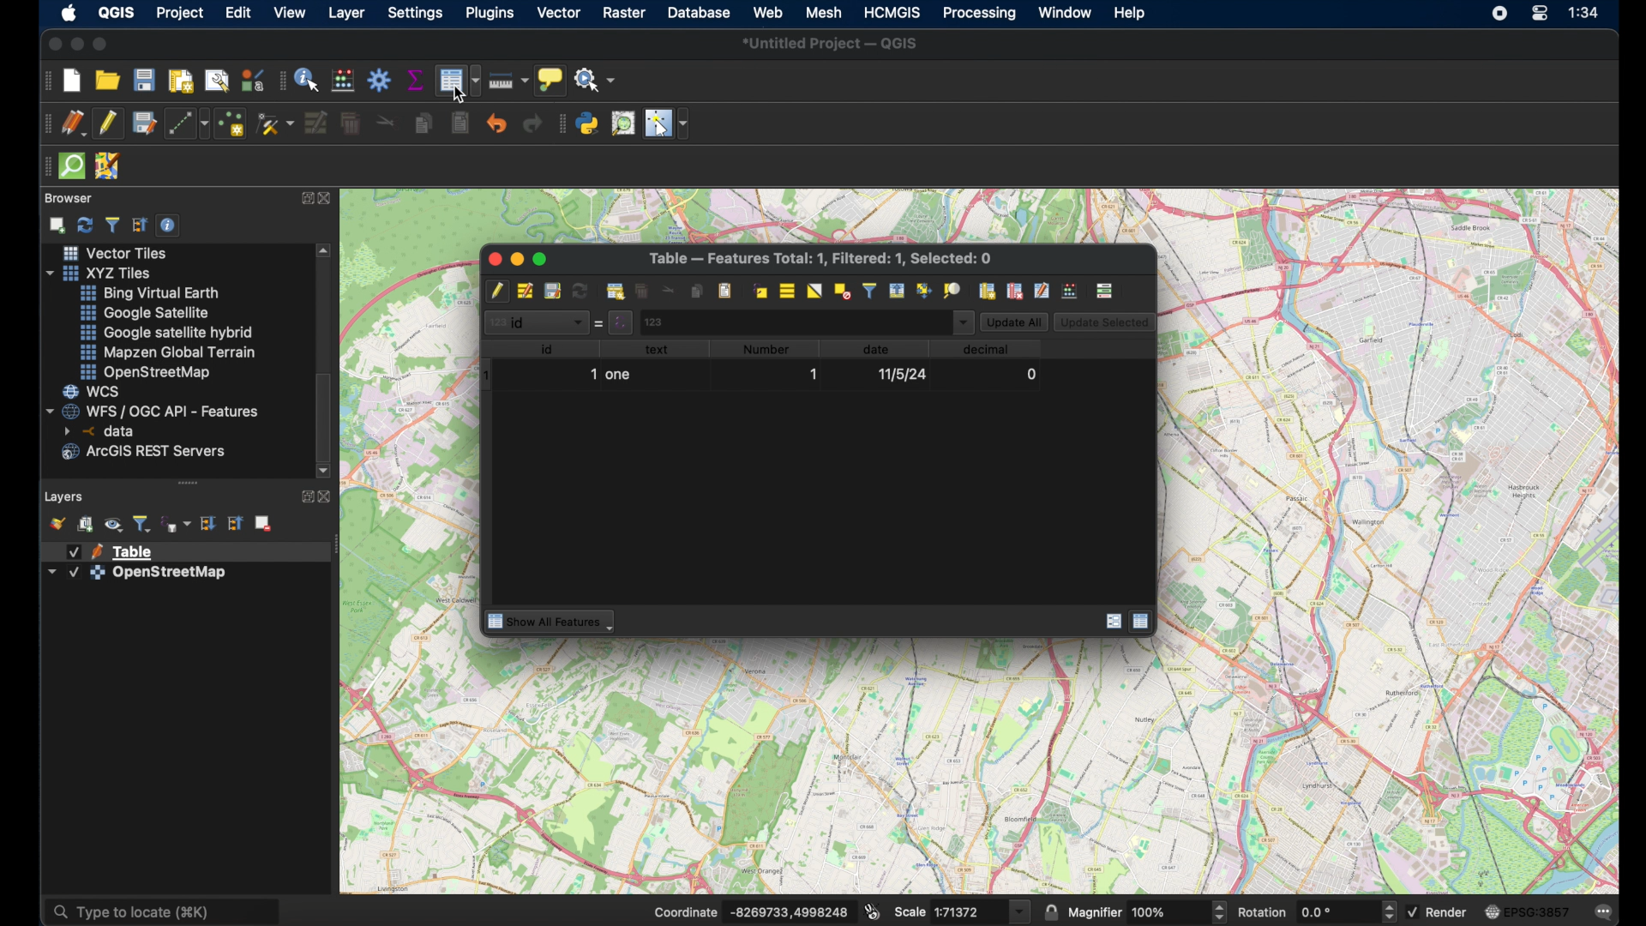 The width and height of the screenshot is (1646, 926). I want to click on 1, so click(592, 374).